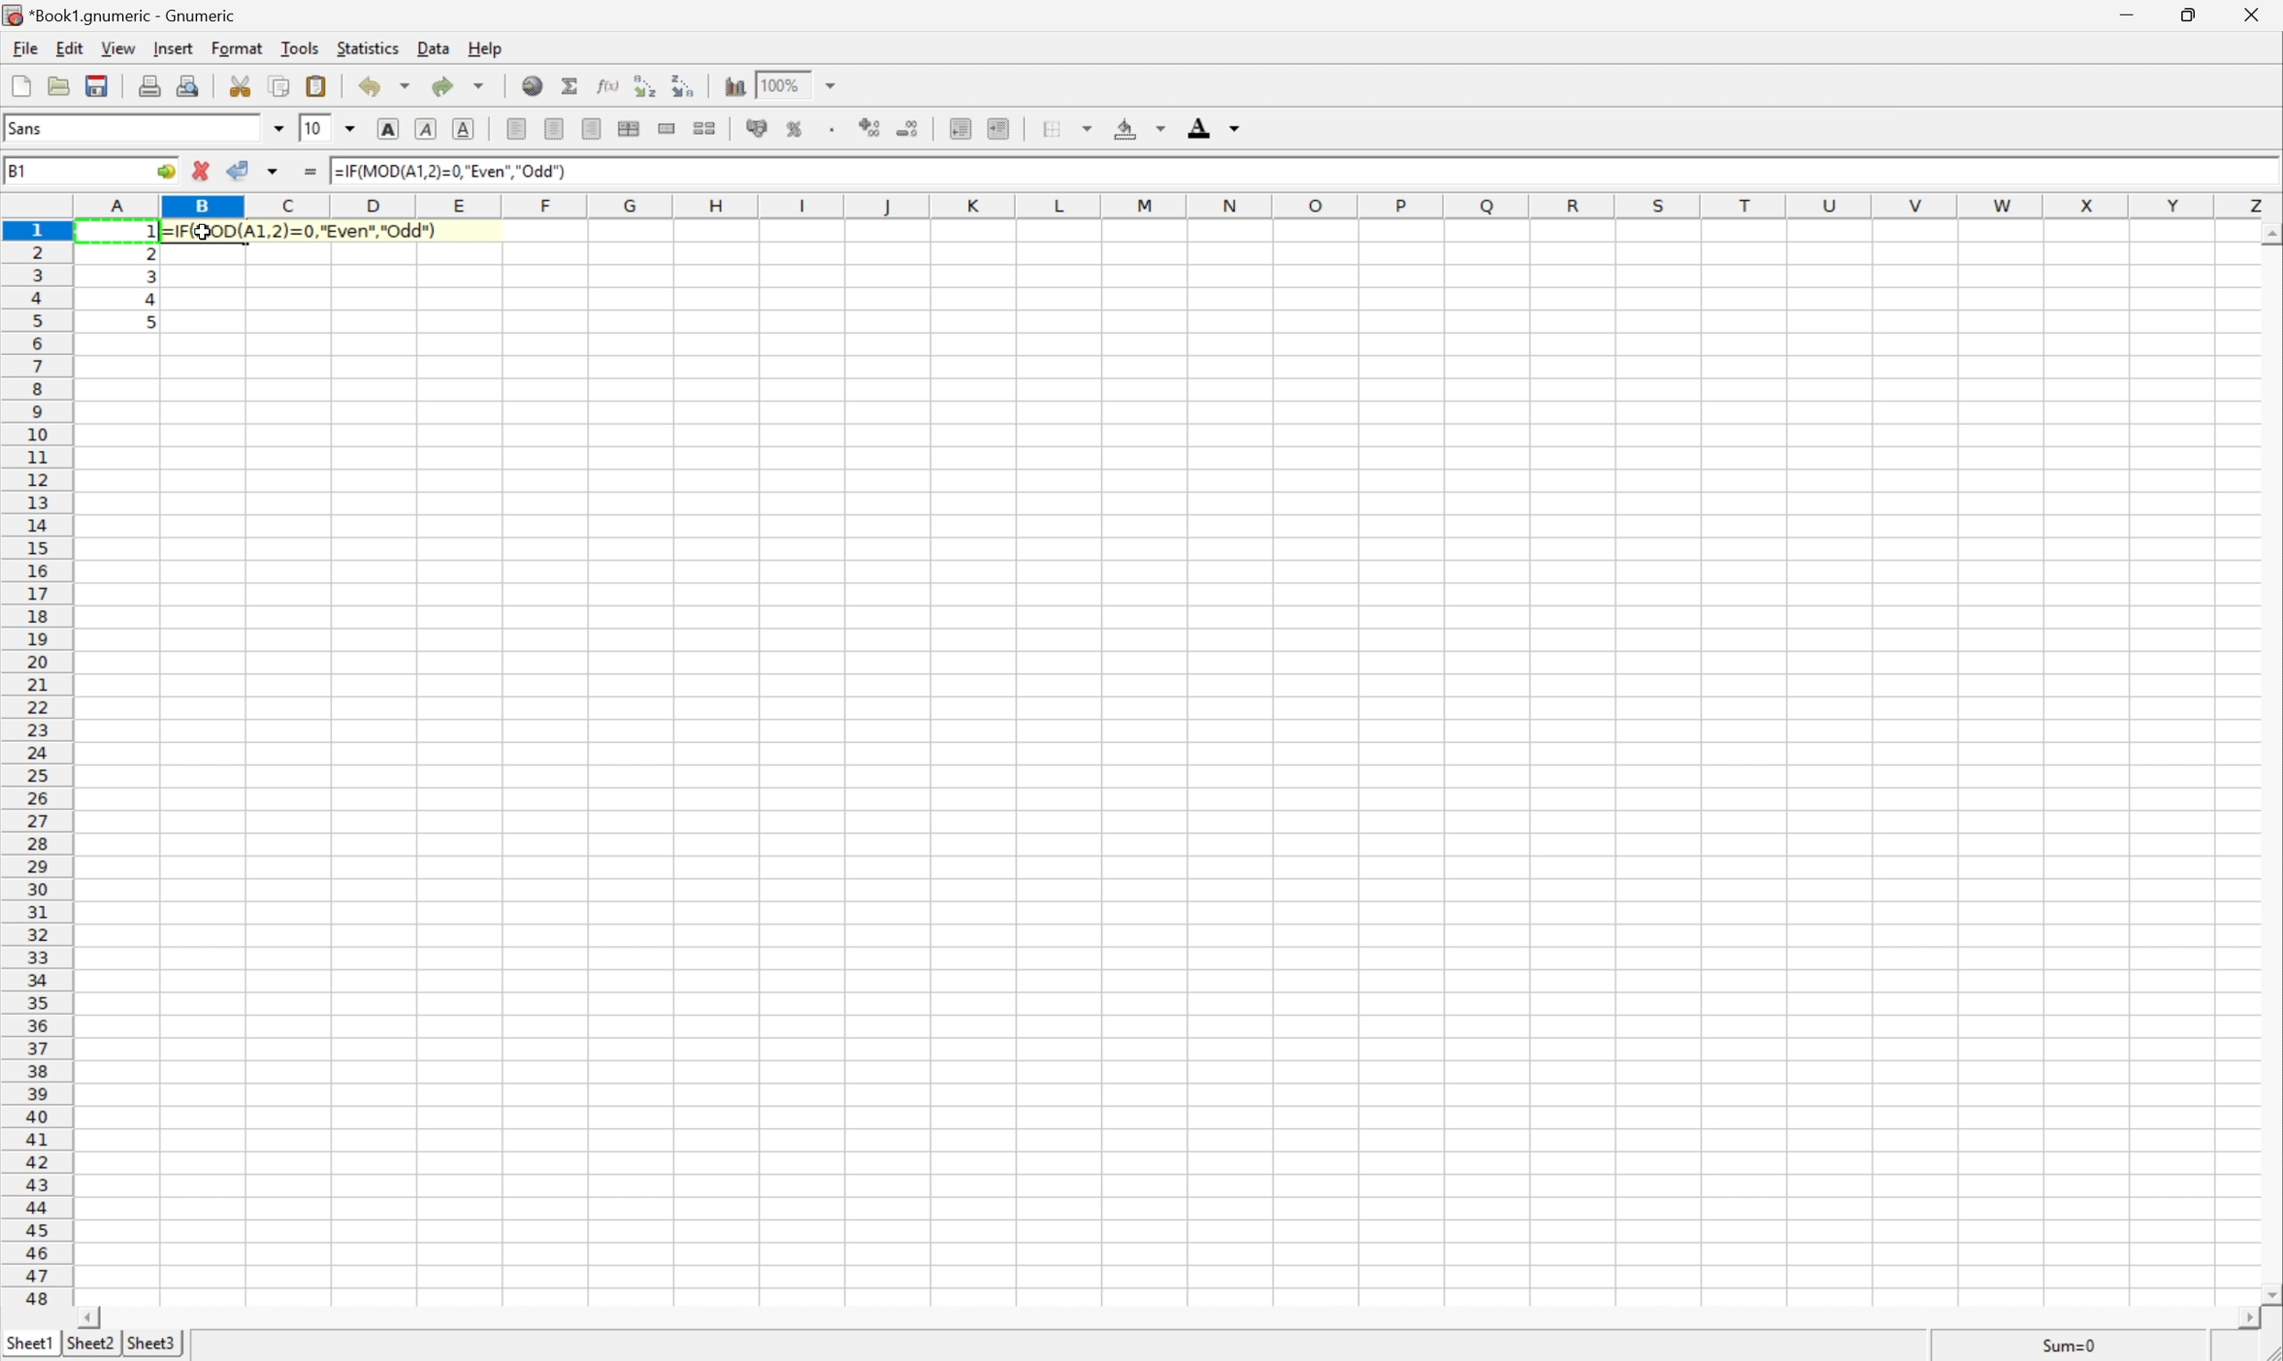 This screenshot has width=2283, height=1361. I want to click on Print preview, so click(187, 83).